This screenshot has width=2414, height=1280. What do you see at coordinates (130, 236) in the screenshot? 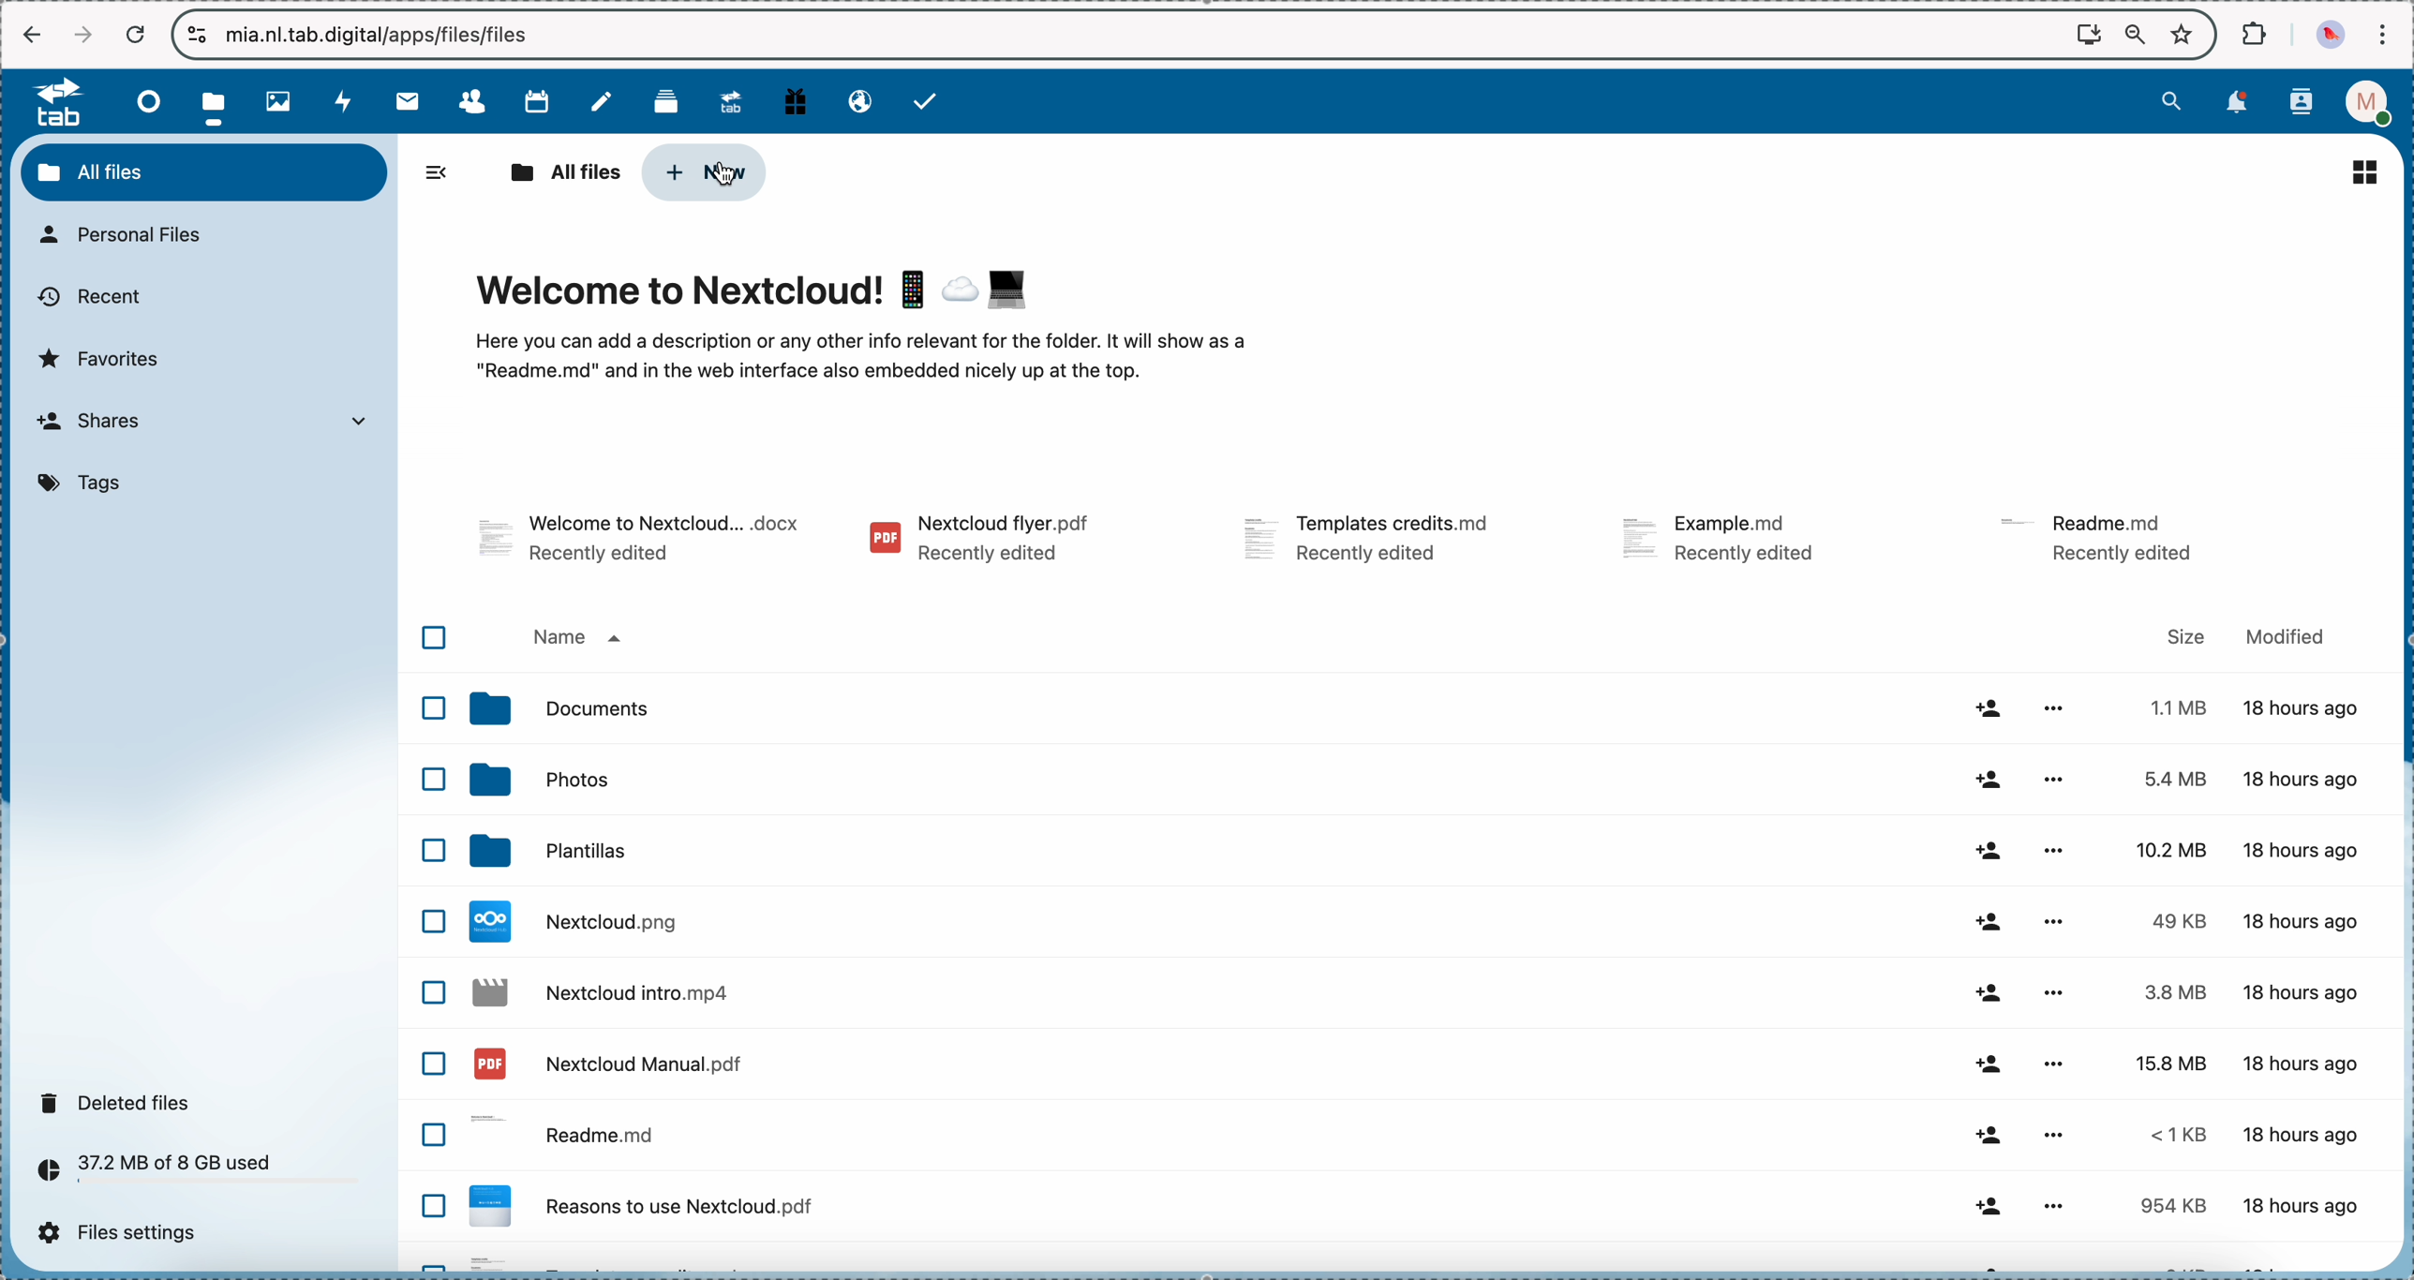
I see `personal files` at bounding box center [130, 236].